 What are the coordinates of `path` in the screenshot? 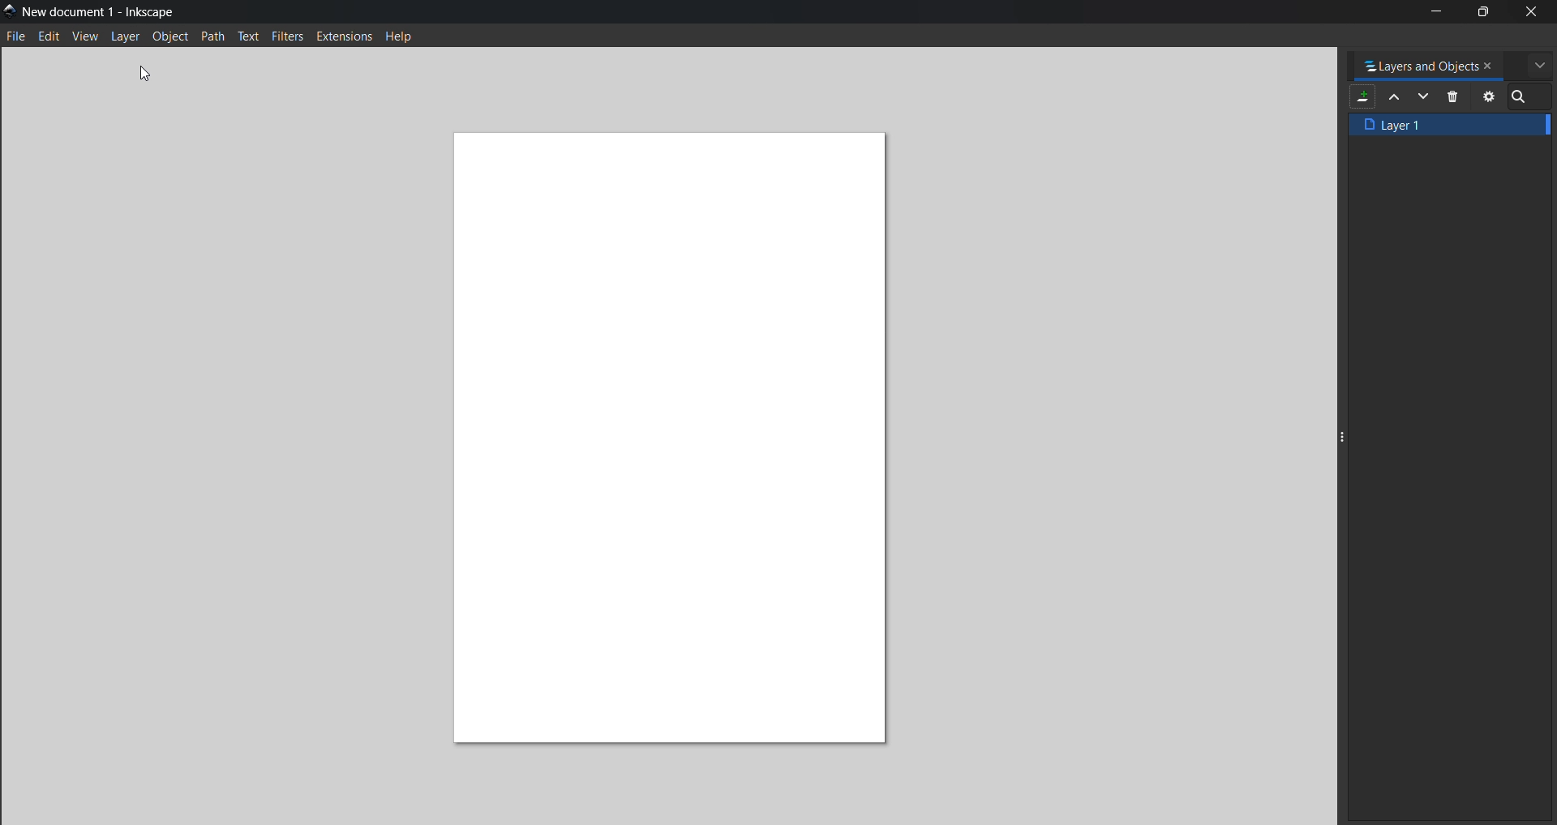 It's located at (215, 37).